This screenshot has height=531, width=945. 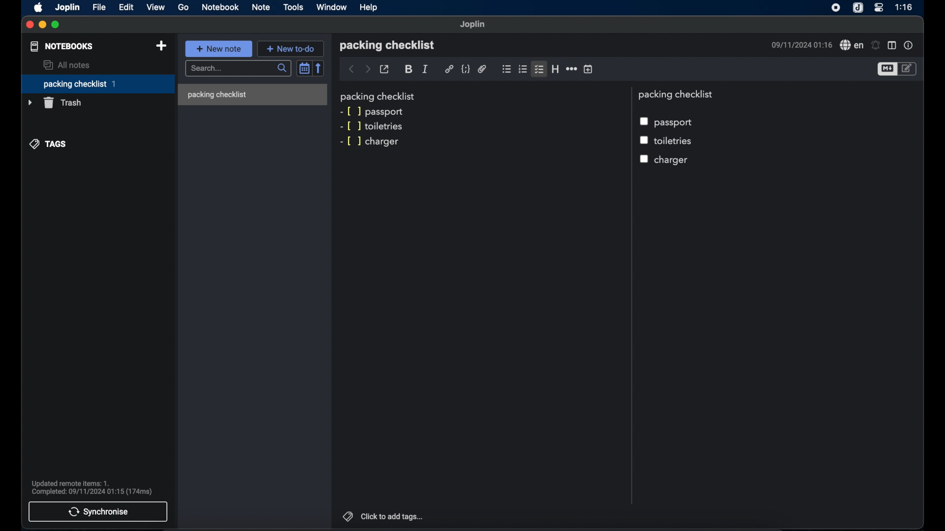 I want to click on toggle editor layout, so click(x=892, y=45).